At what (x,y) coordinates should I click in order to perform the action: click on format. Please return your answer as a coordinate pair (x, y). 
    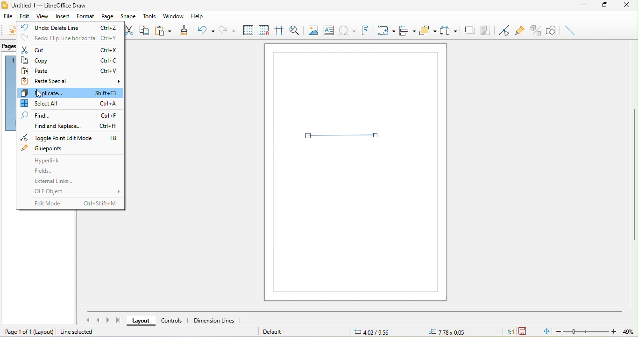
    Looking at the image, I should click on (86, 15).